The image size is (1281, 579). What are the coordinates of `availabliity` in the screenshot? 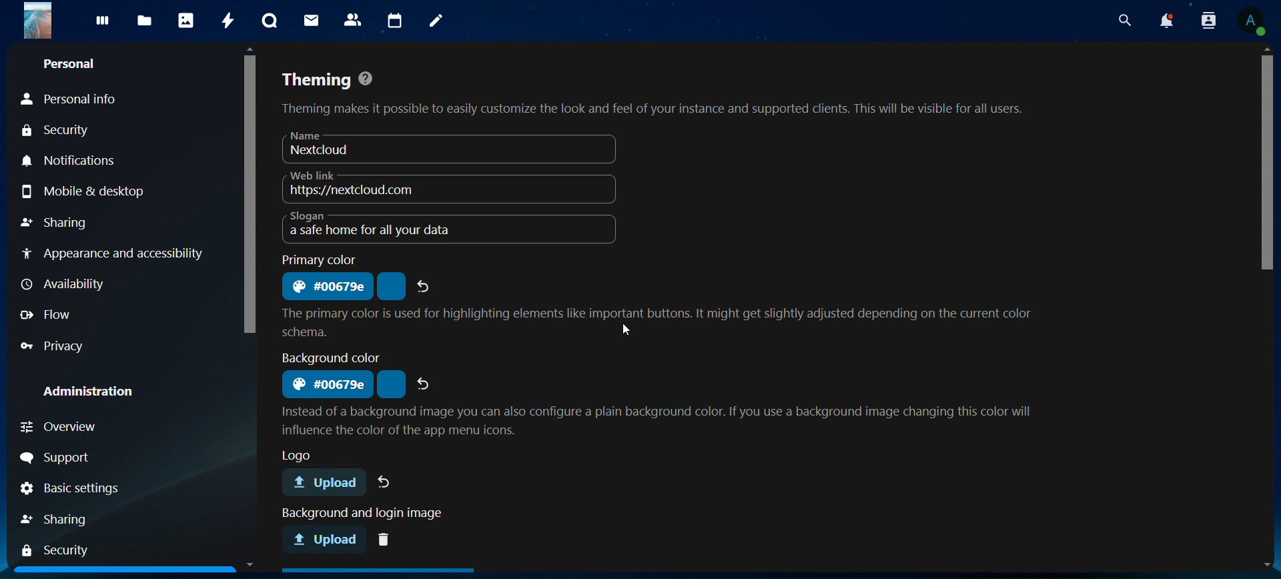 It's located at (102, 285).